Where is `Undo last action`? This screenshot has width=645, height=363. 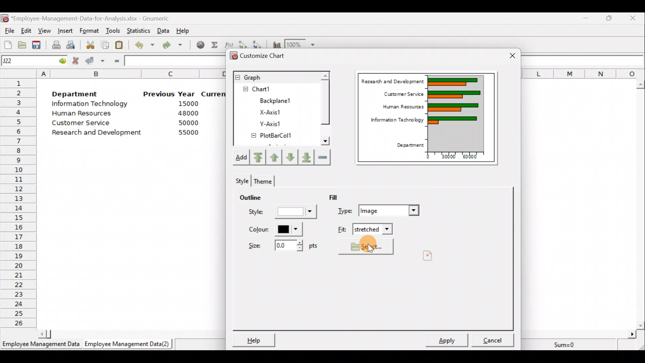
Undo last action is located at coordinates (145, 46).